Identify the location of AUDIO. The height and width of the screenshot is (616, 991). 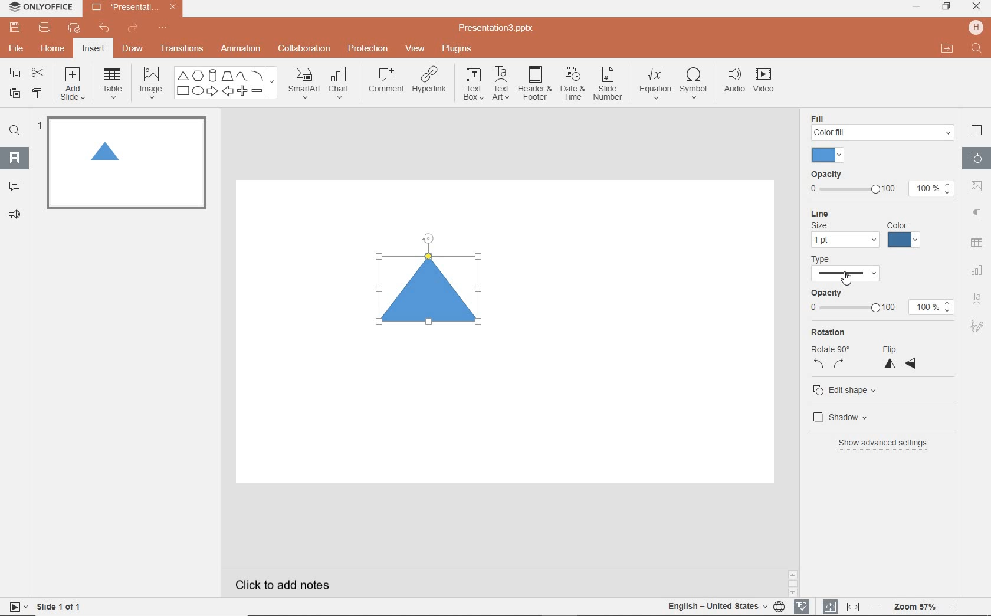
(731, 81).